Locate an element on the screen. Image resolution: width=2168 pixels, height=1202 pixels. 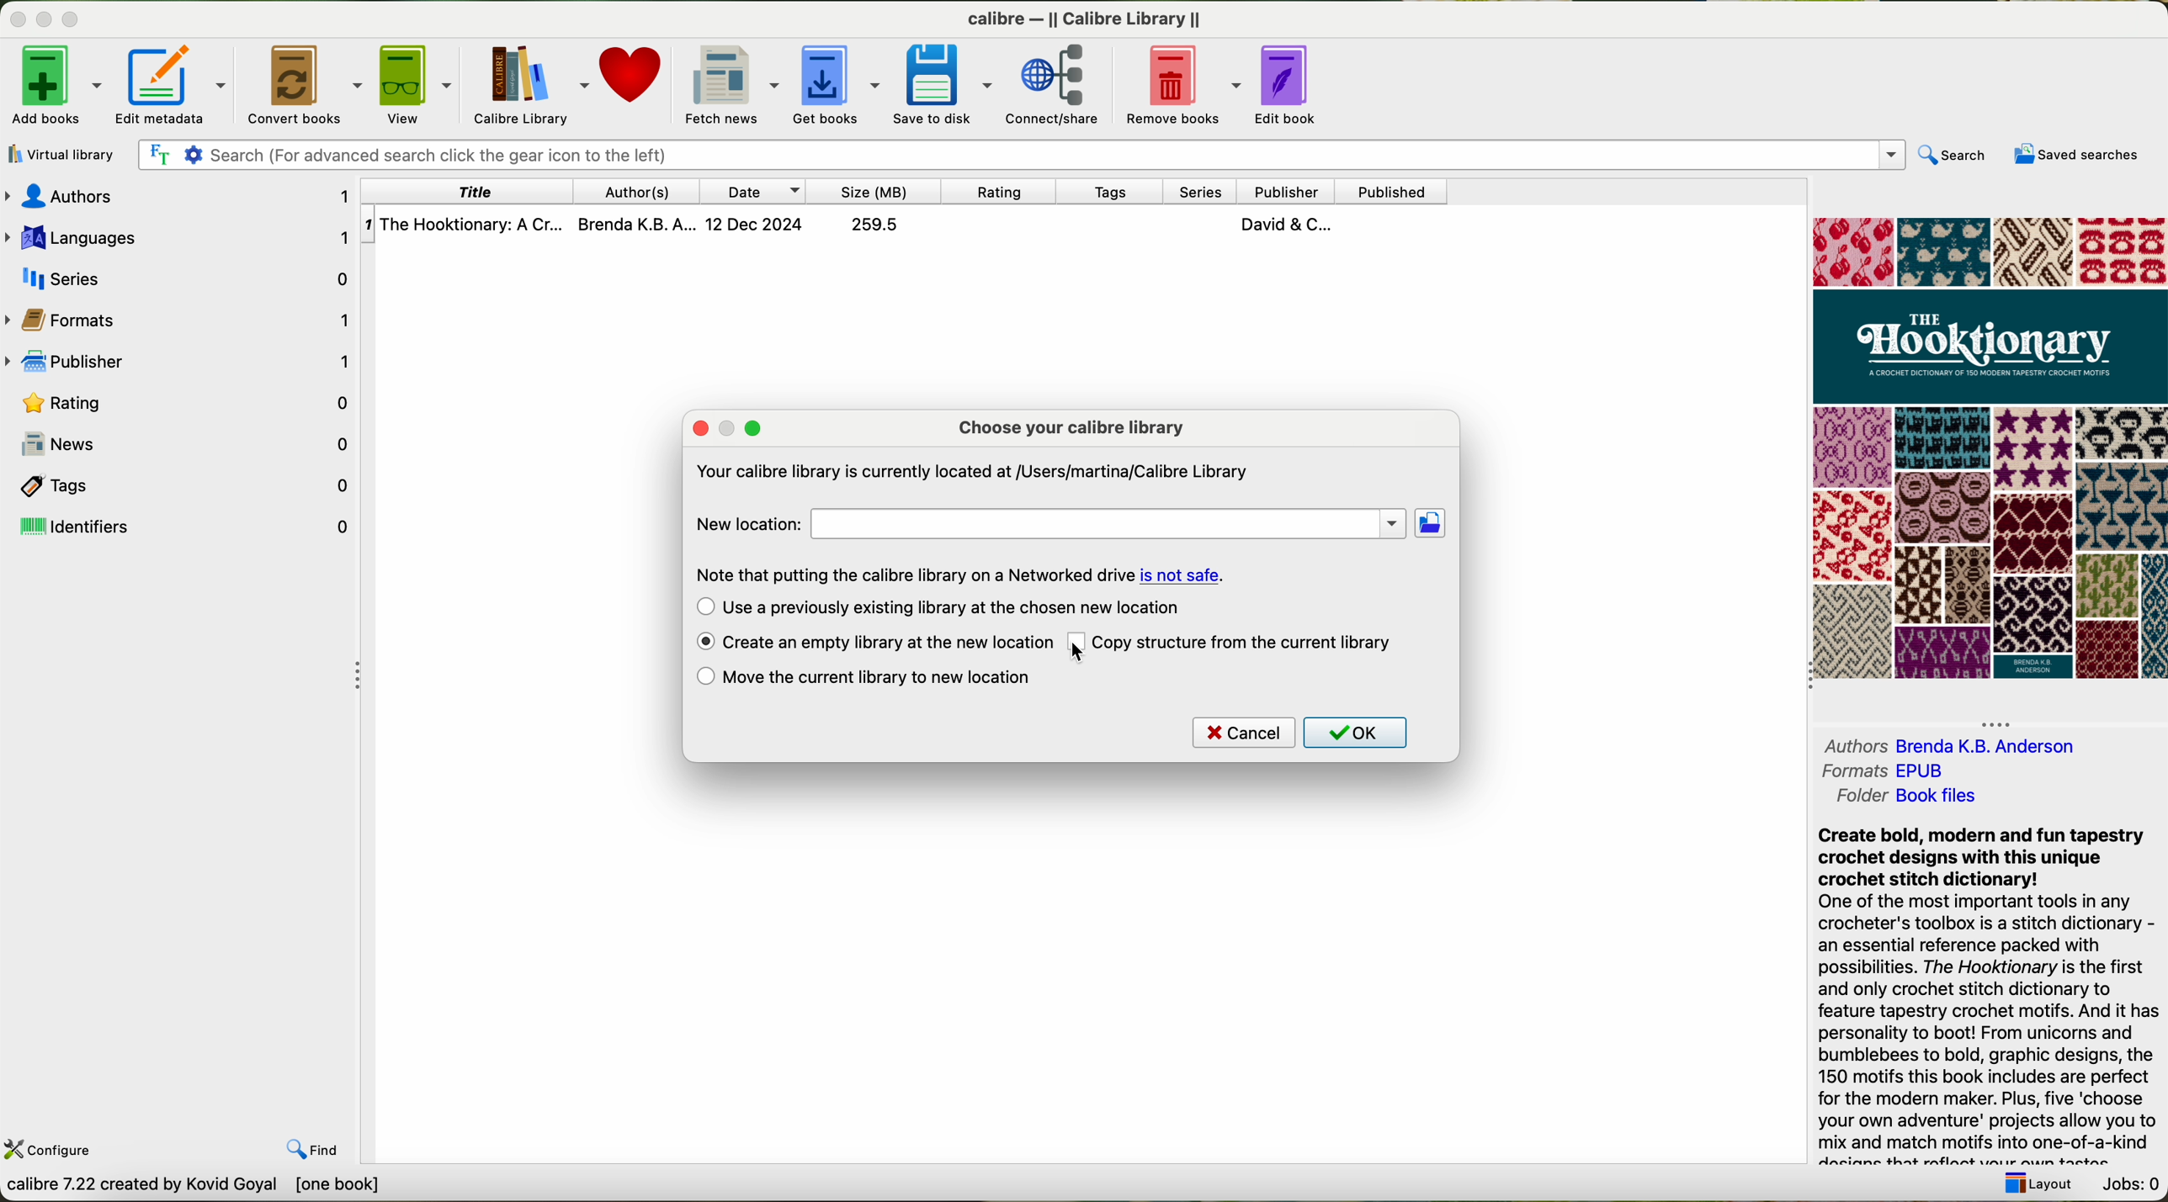
languages is located at coordinates (179, 235).